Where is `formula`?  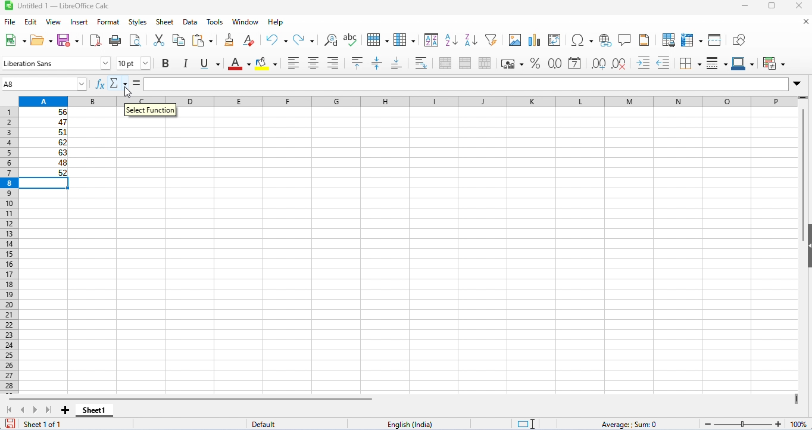 formula is located at coordinates (628, 425).